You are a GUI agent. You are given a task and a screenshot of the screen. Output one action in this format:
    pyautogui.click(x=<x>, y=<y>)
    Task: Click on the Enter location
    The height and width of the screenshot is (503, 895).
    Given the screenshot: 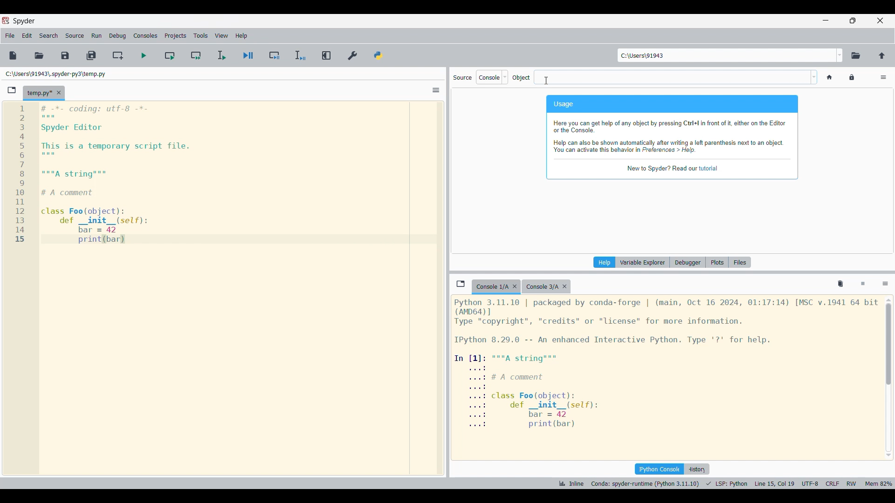 What is the action you would take?
    pyautogui.click(x=727, y=55)
    